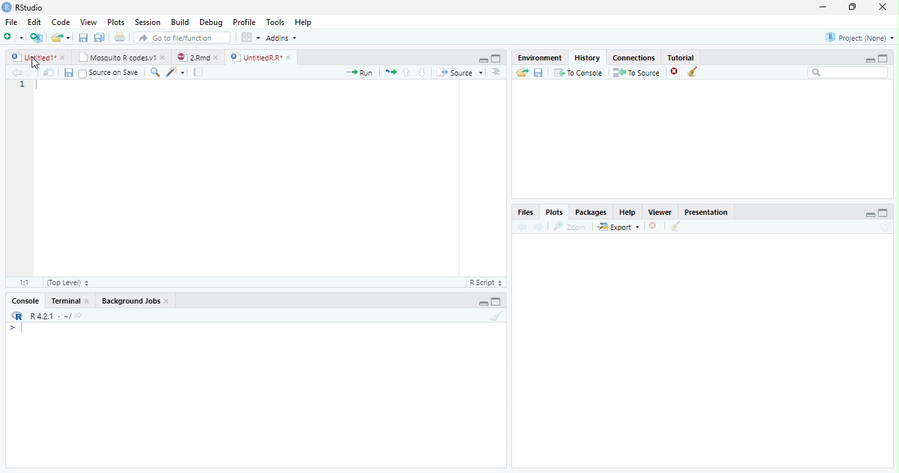 Image resolution: width=899 pixels, height=473 pixels. Describe the element at coordinates (522, 74) in the screenshot. I see `Load workspace` at that location.